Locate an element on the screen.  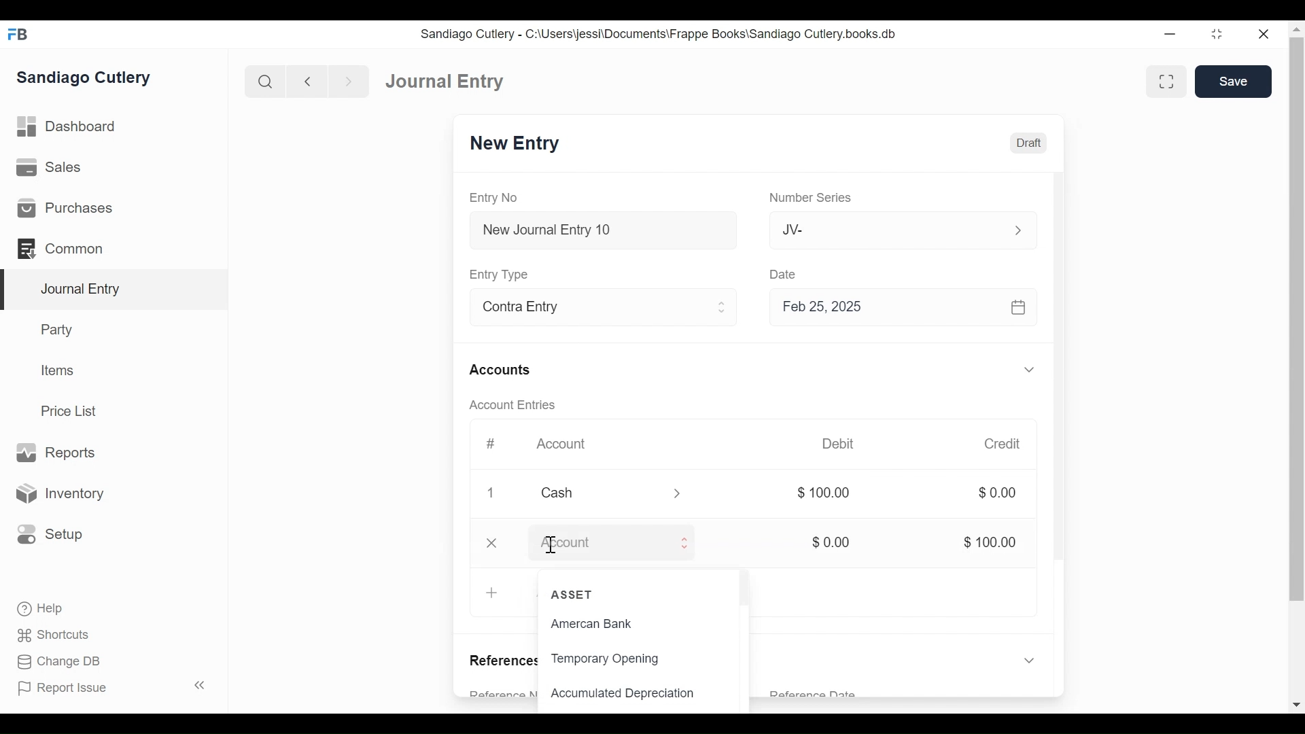
Feb 25, 2025 is located at coordinates (897, 308).